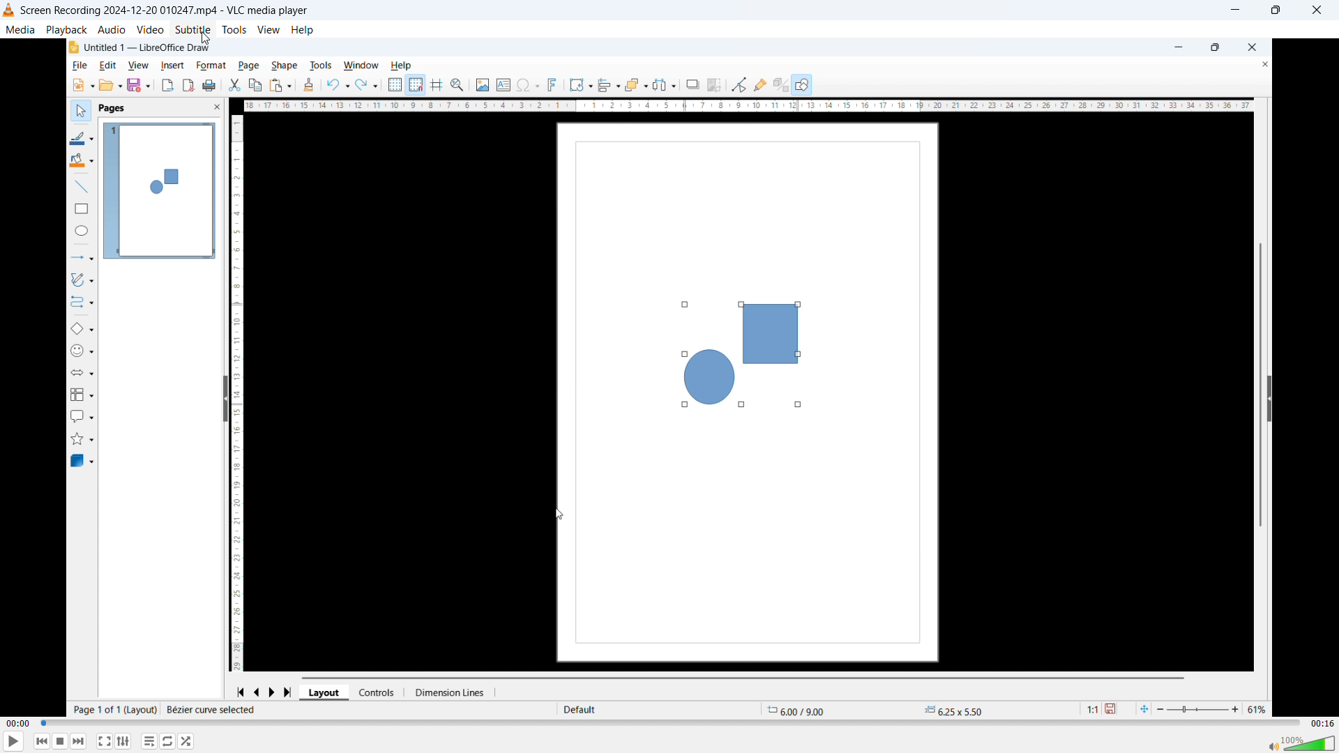 This screenshot has height=753, width=1339. I want to click on crop image, so click(716, 84).